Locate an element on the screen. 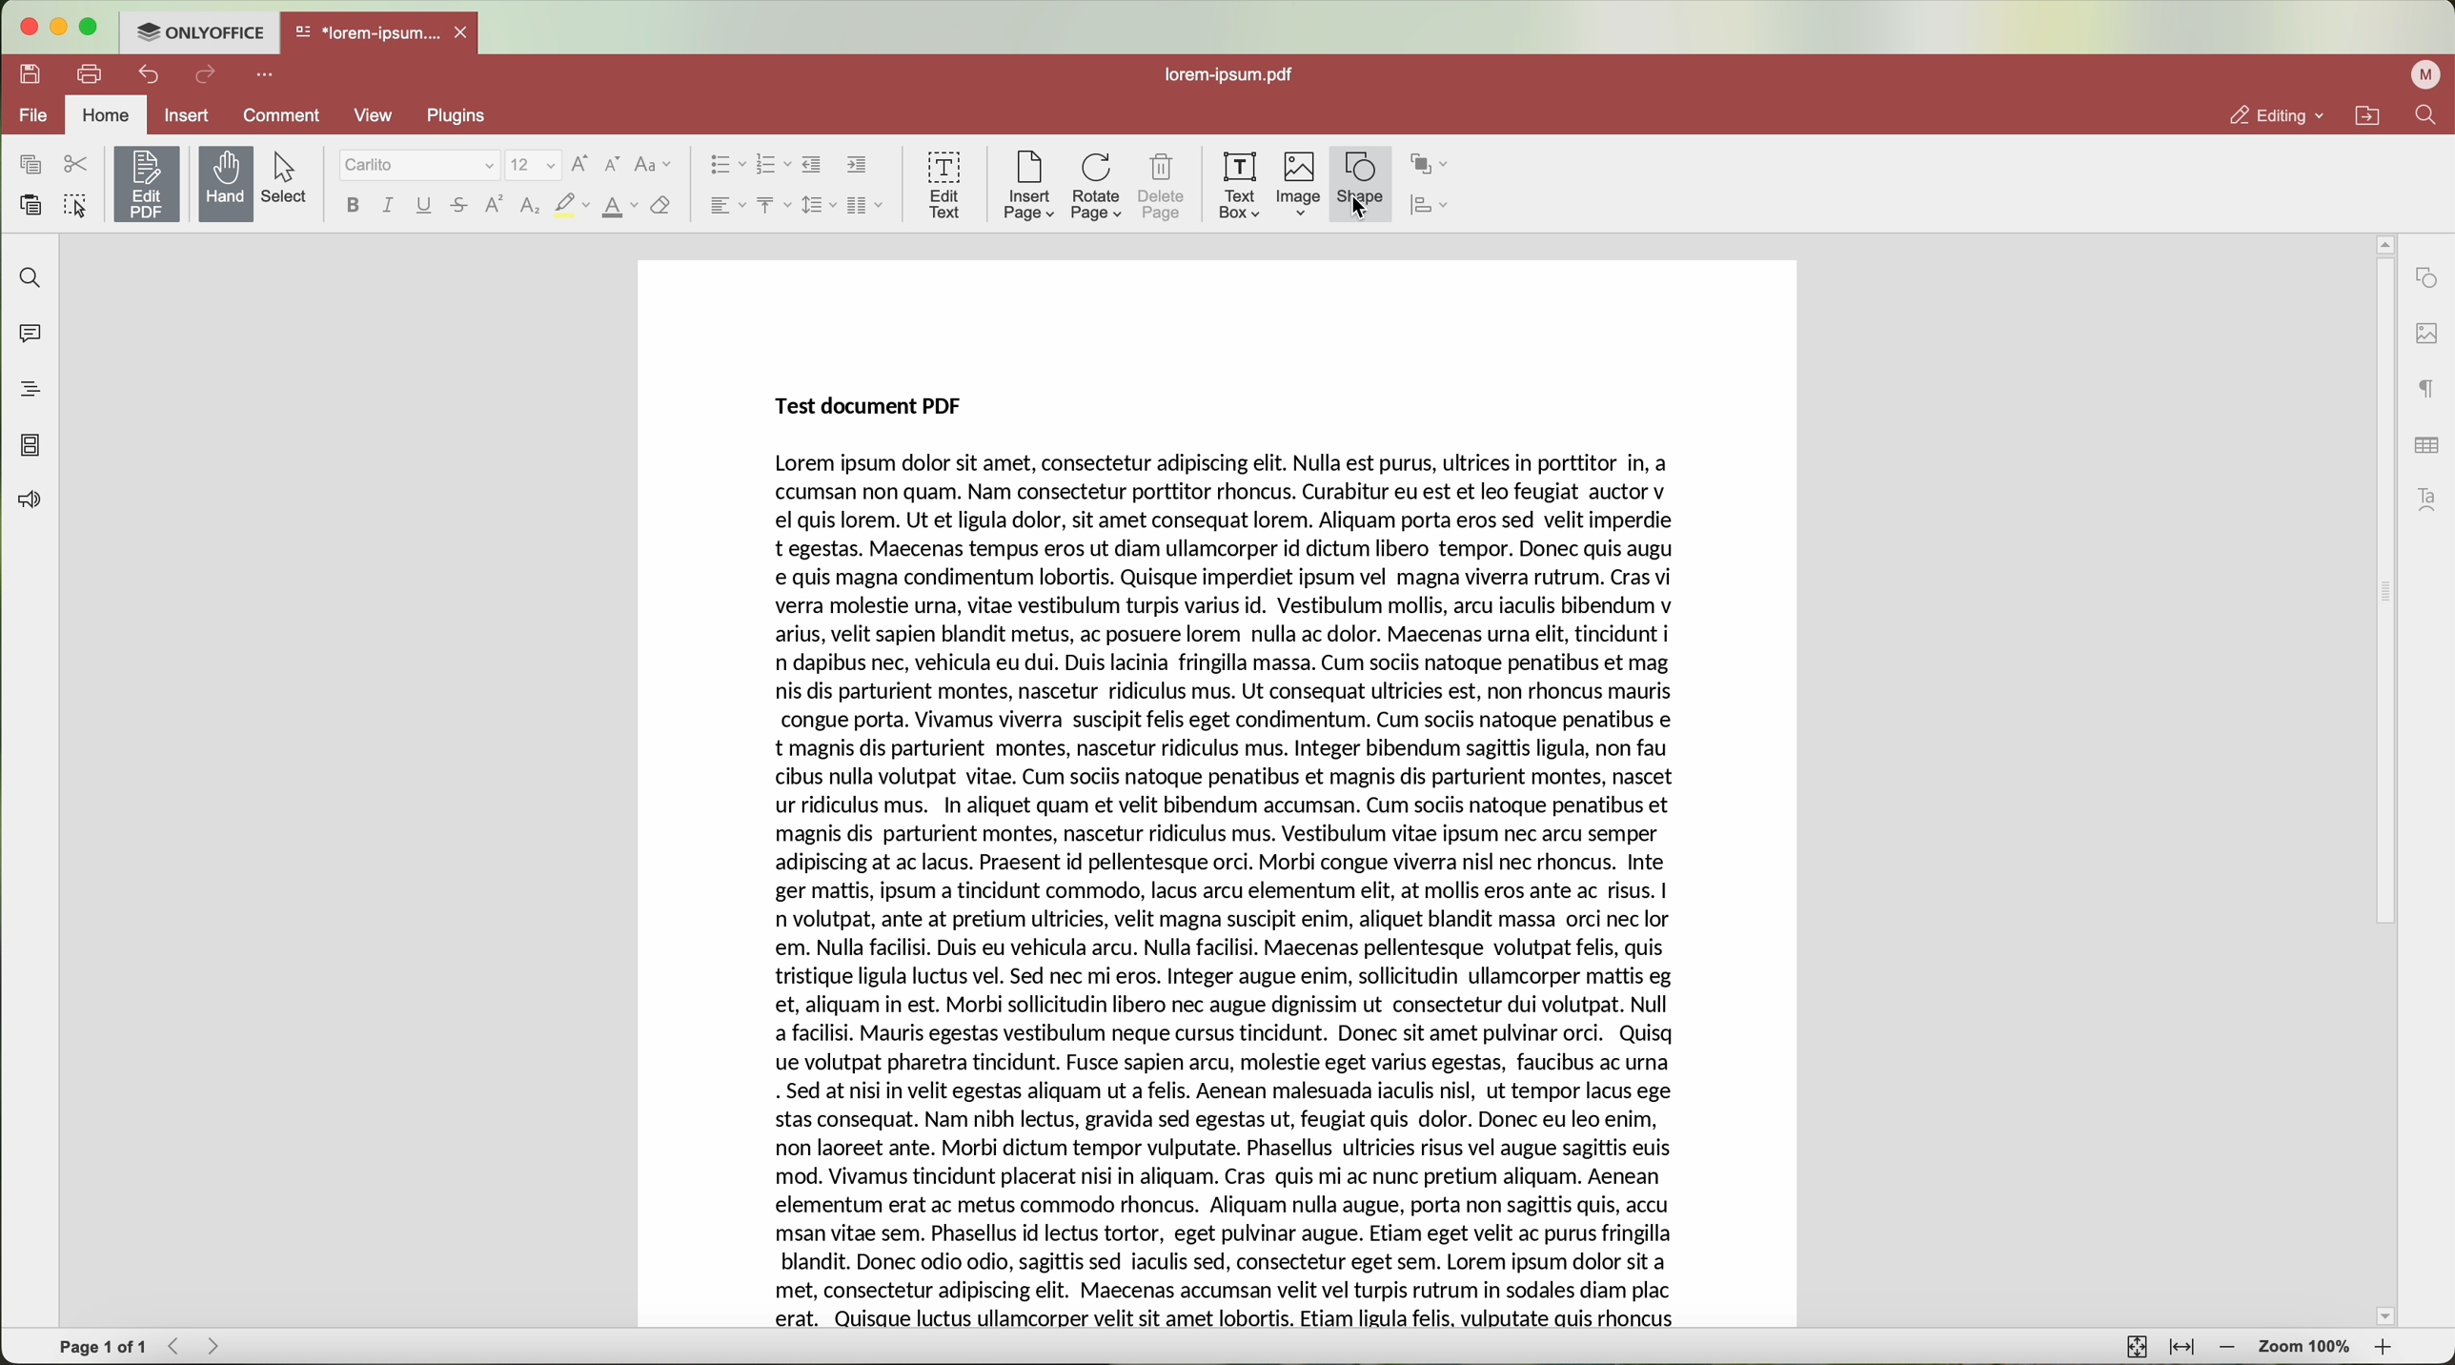 This screenshot has width=2455, height=1365. size font is located at coordinates (536, 164).